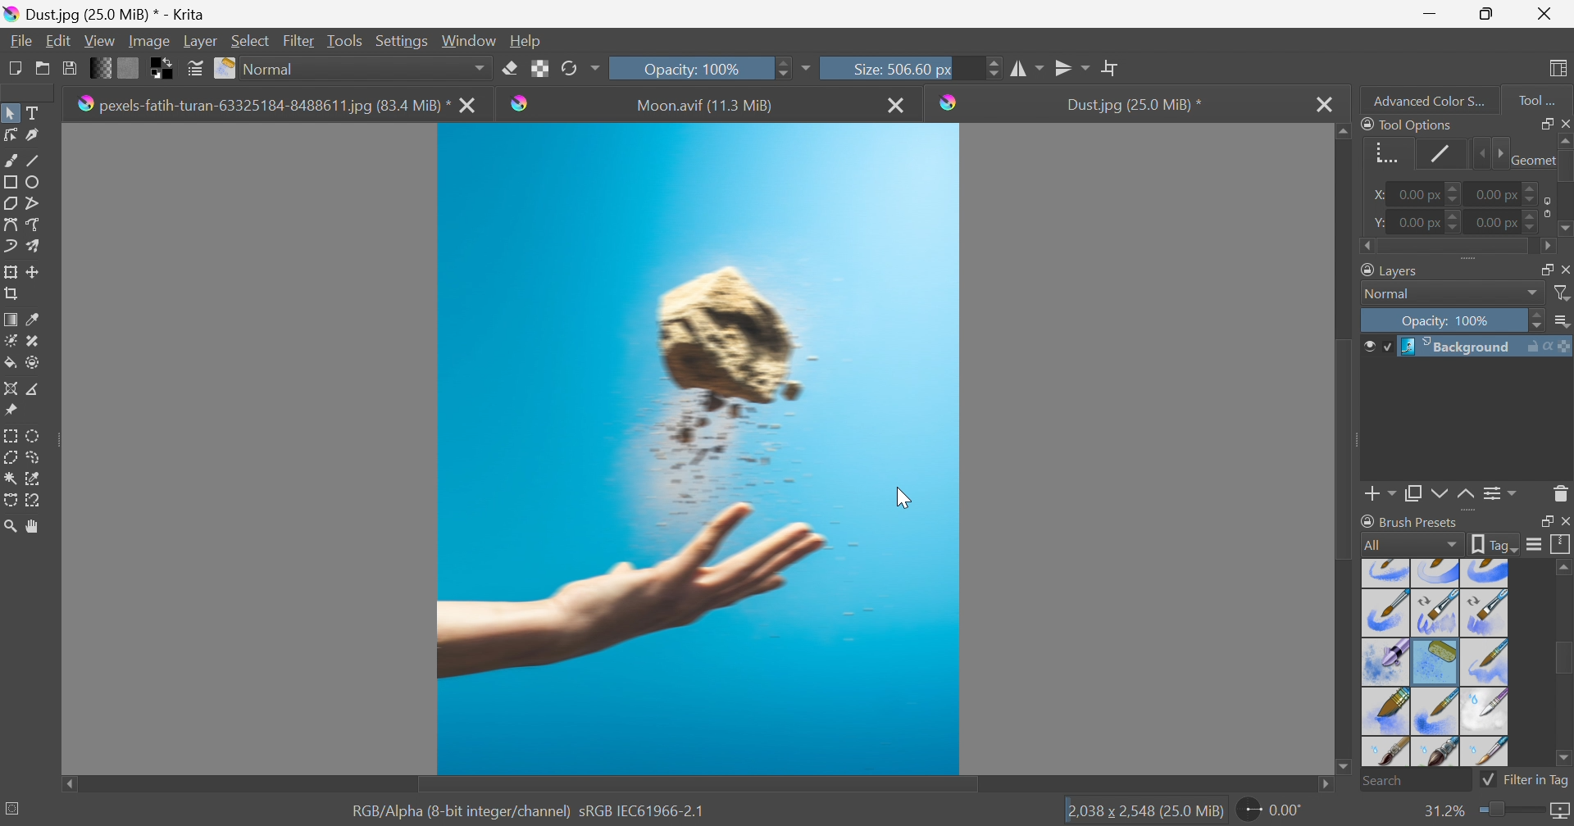 This screenshot has width=1574, height=826. What do you see at coordinates (1534, 544) in the screenshot?
I see `Display settings` at bounding box center [1534, 544].